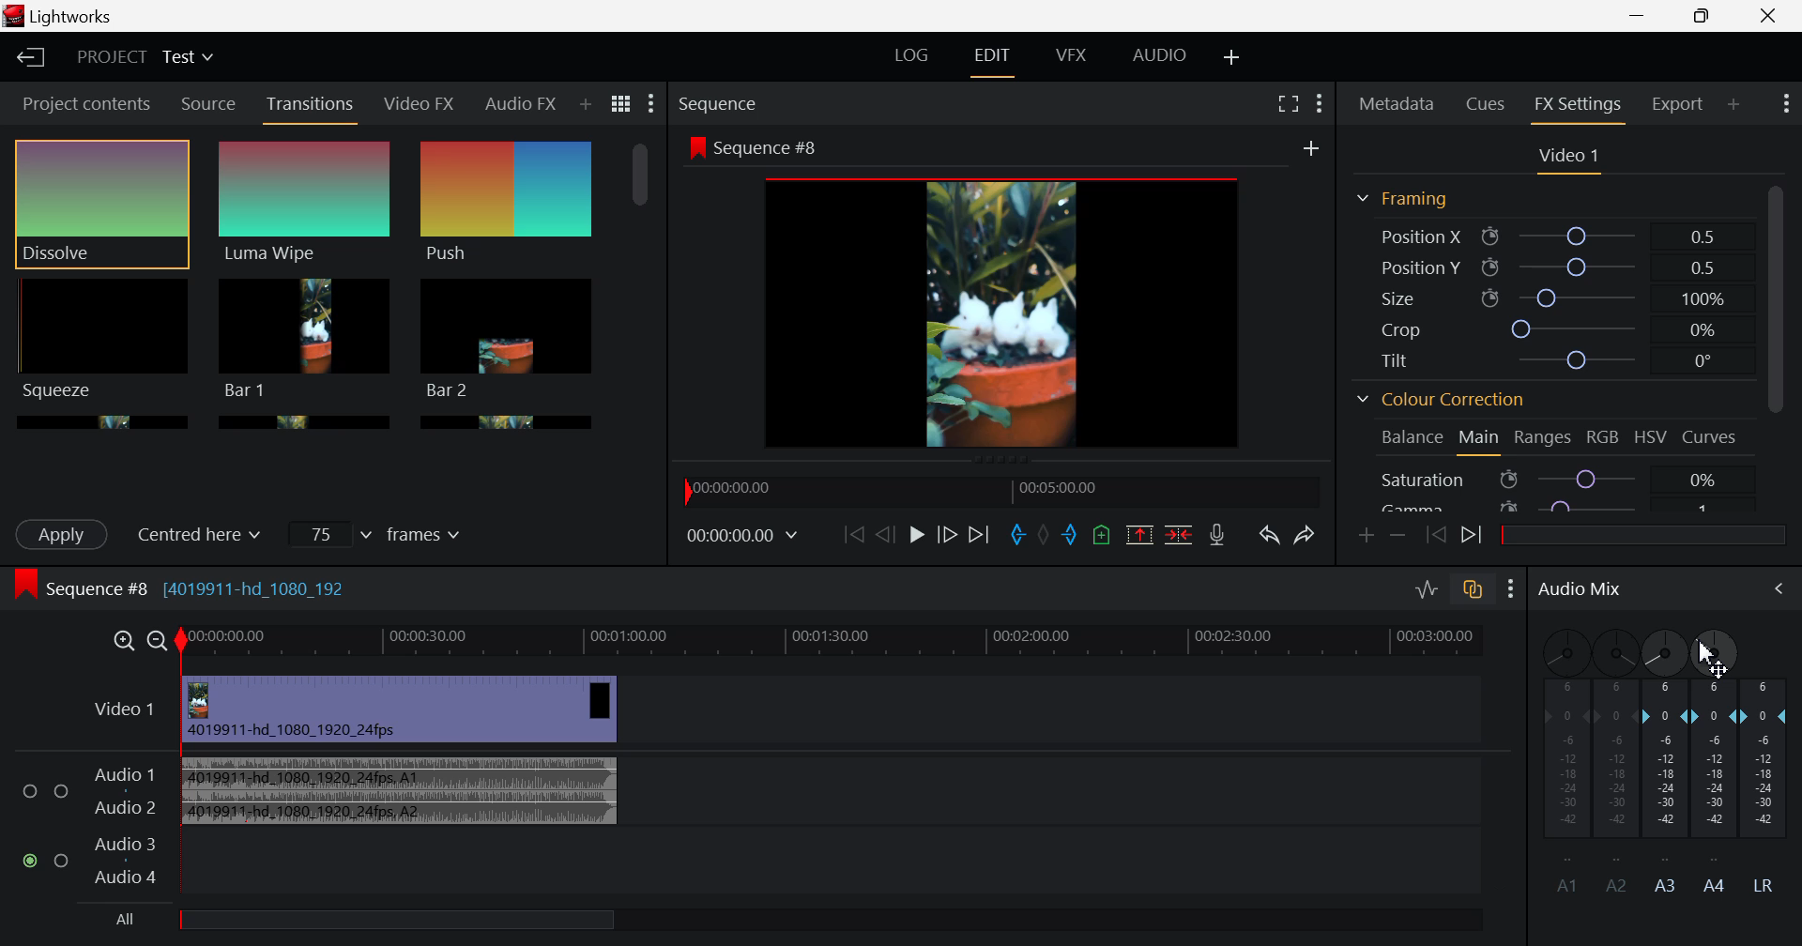  Describe the element at coordinates (1426, 592) in the screenshot. I see `Toggle audio levels editing` at that location.